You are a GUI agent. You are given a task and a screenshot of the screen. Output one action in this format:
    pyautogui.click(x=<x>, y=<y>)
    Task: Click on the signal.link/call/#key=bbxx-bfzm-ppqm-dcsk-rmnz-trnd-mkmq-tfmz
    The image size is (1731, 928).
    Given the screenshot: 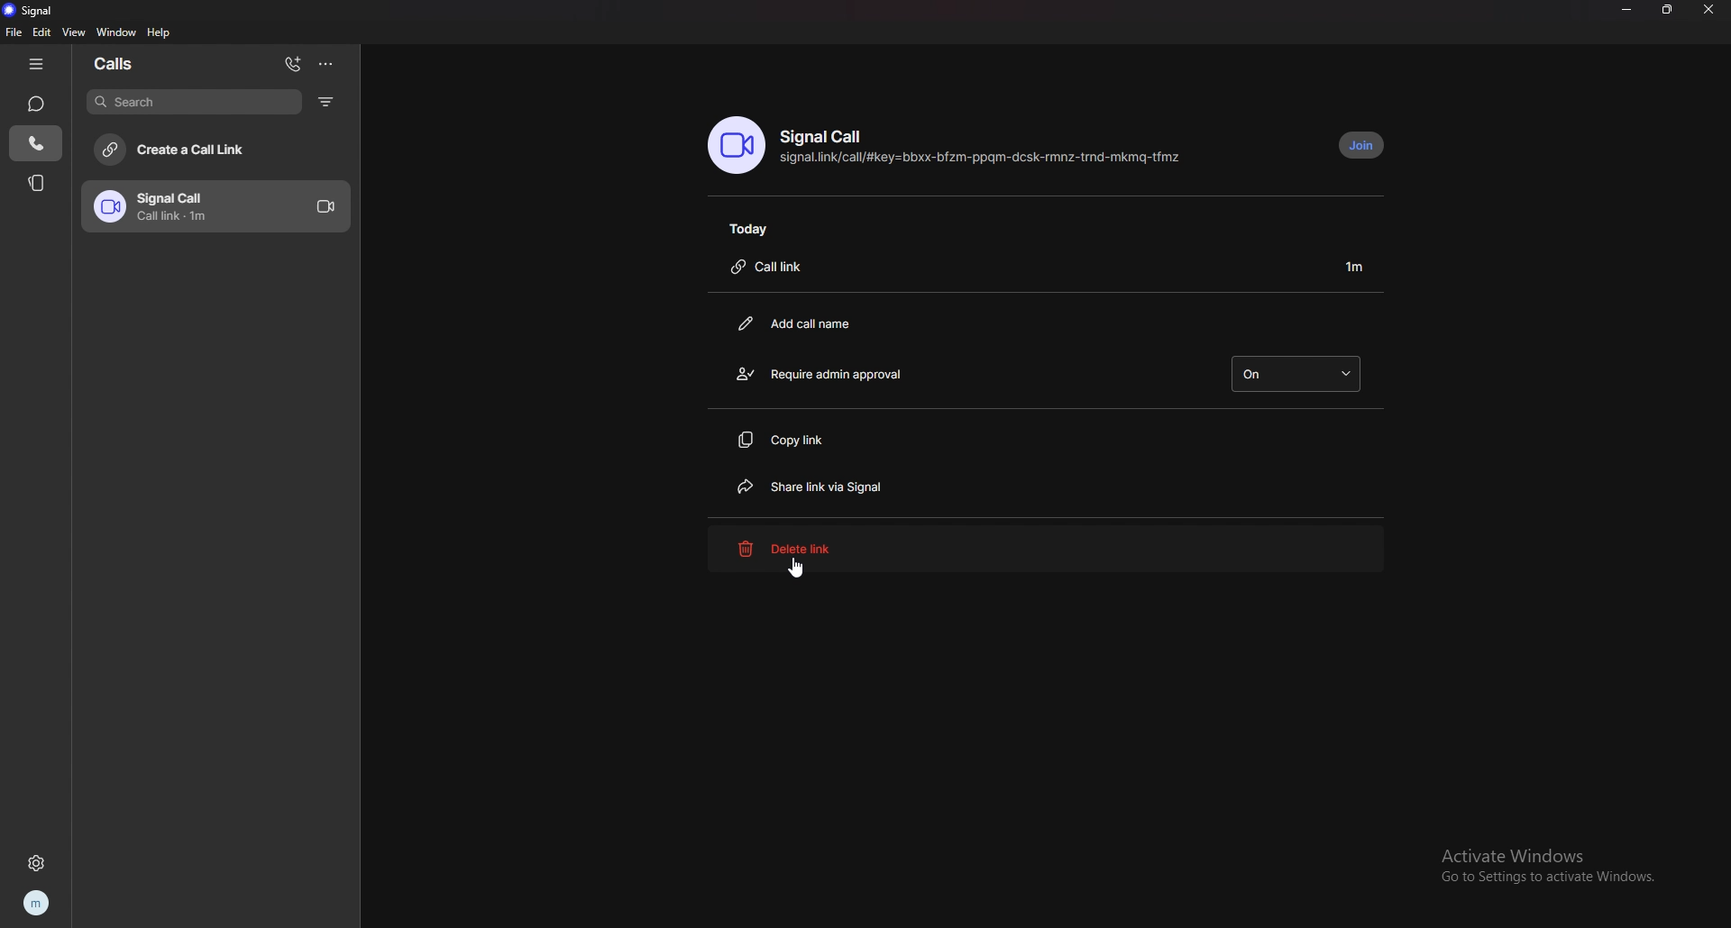 What is the action you would take?
    pyautogui.click(x=985, y=159)
    